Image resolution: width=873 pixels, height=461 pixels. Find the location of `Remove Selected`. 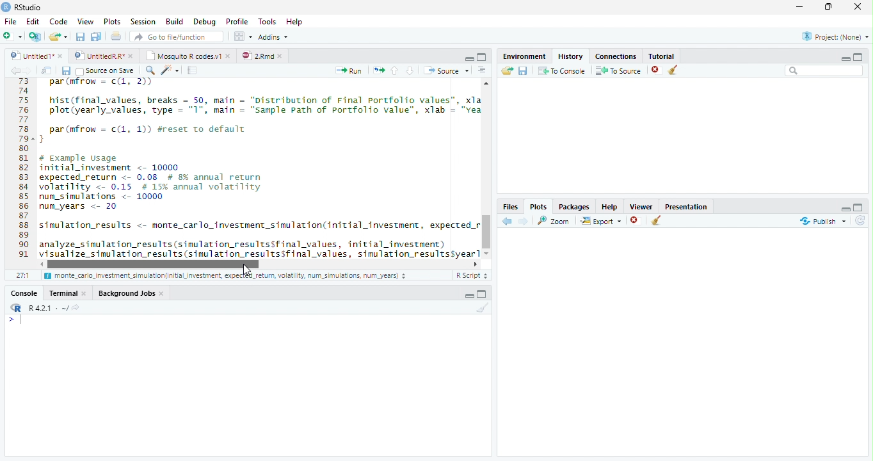

Remove Selected is located at coordinates (657, 70).